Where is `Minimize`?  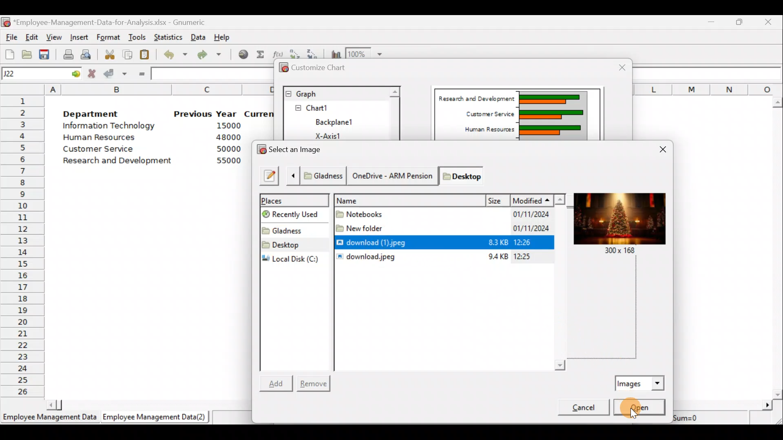
Minimize is located at coordinates (712, 22).